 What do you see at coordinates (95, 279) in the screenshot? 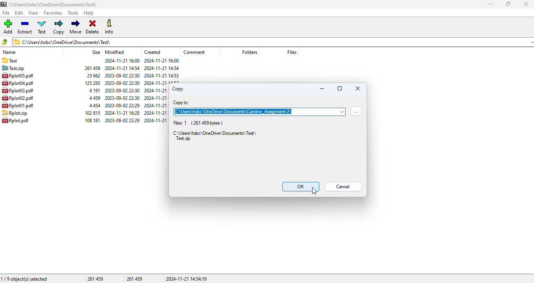
I see `261 459` at bounding box center [95, 279].